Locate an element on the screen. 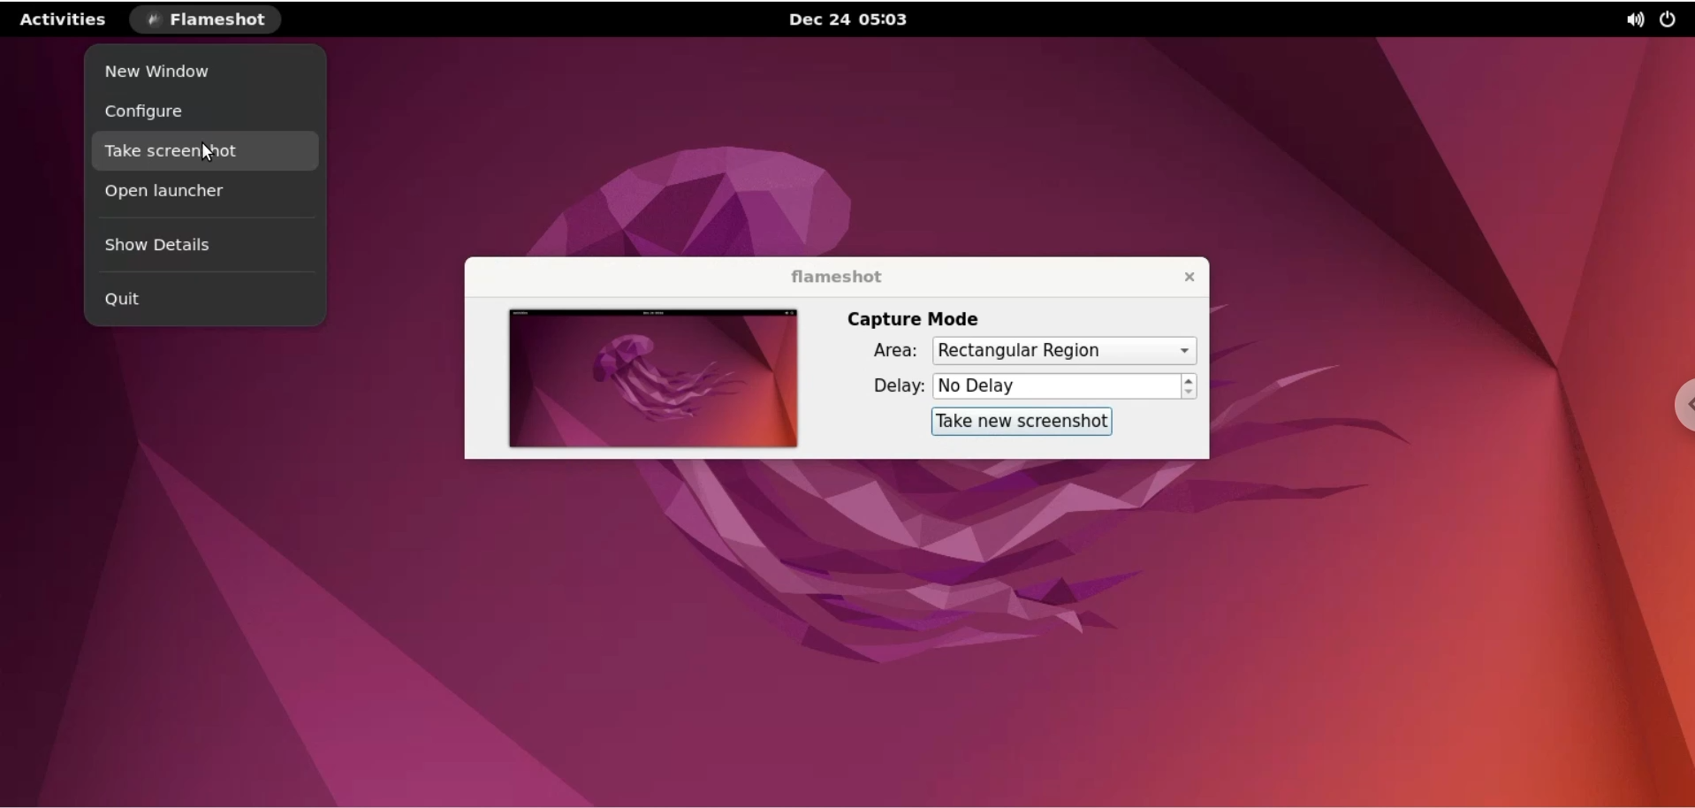  close is located at coordinates (1175, 278).